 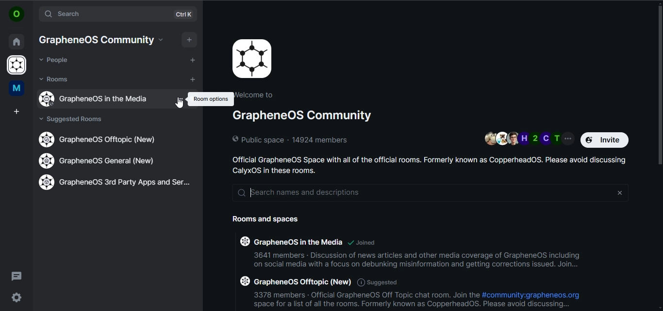 What do you see at coordinates (408, 306) in the screenshot?
I see `space for a list of all the rooms. Formerly known as CopperheadOS. Please avoid discussing...` at bounding box center [408, 306].